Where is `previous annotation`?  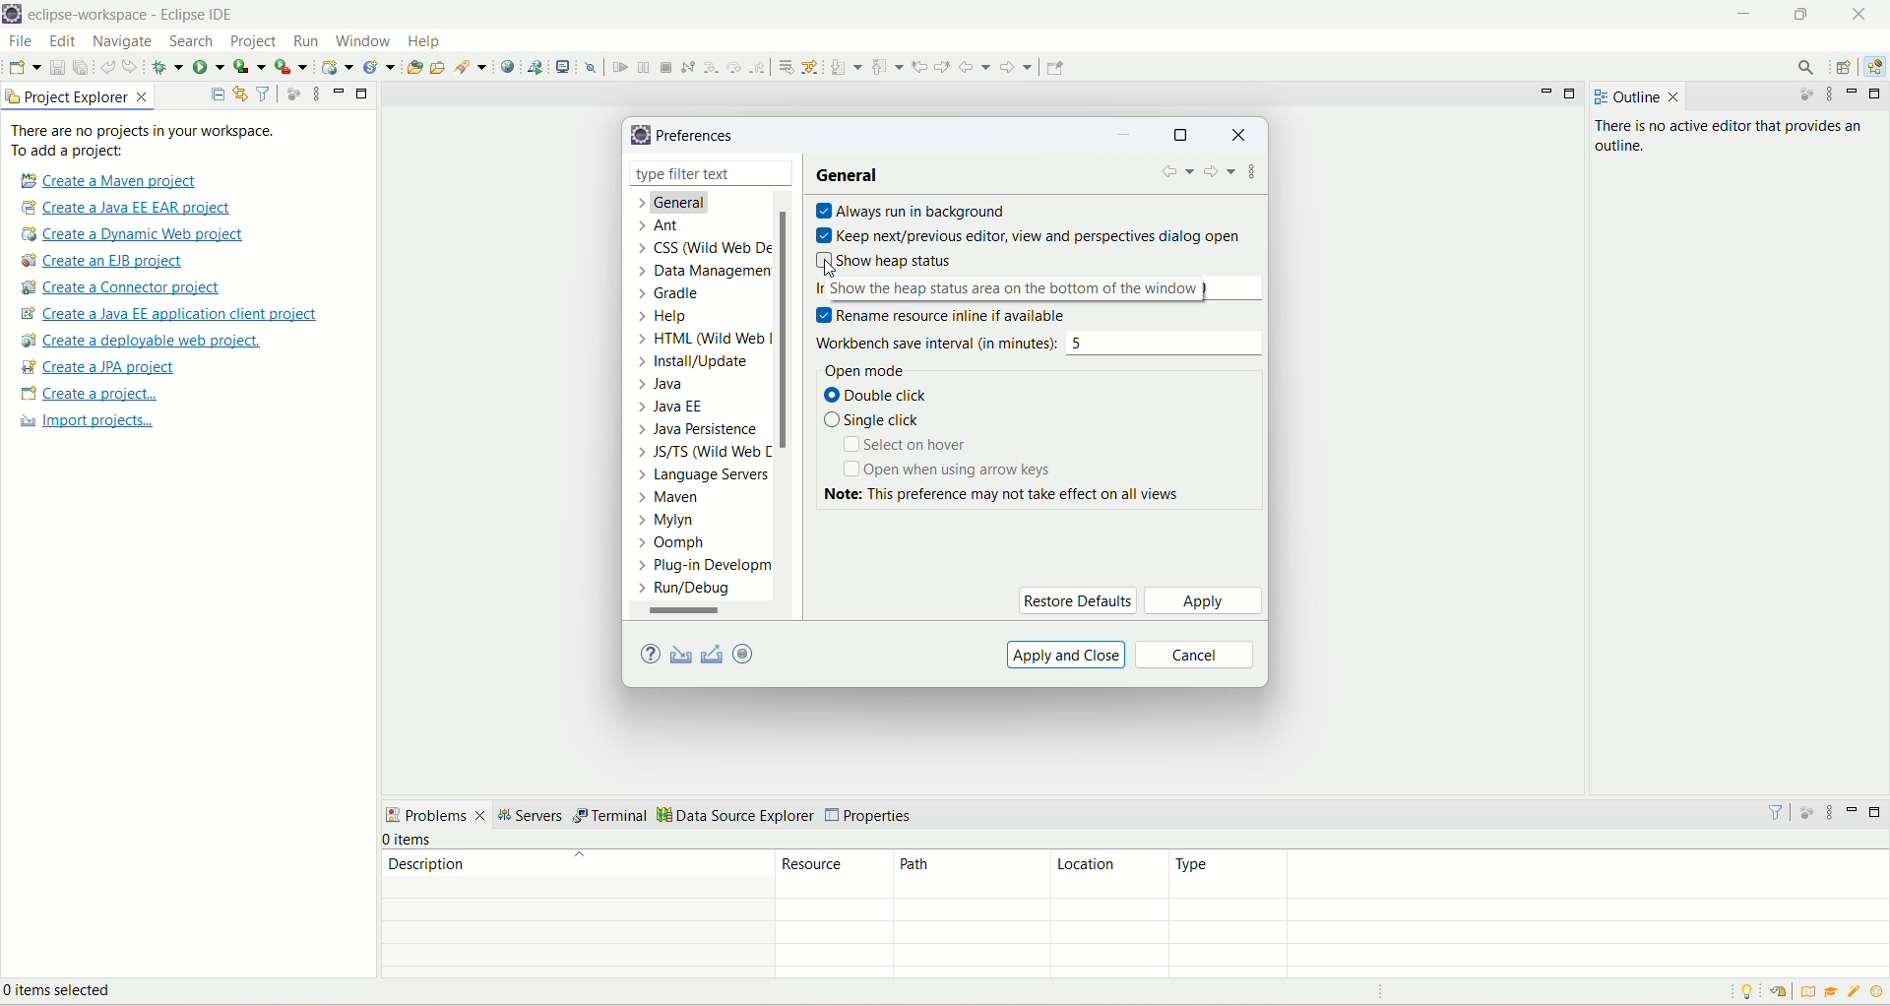 previous annotation is located at coordinates (887, 66).